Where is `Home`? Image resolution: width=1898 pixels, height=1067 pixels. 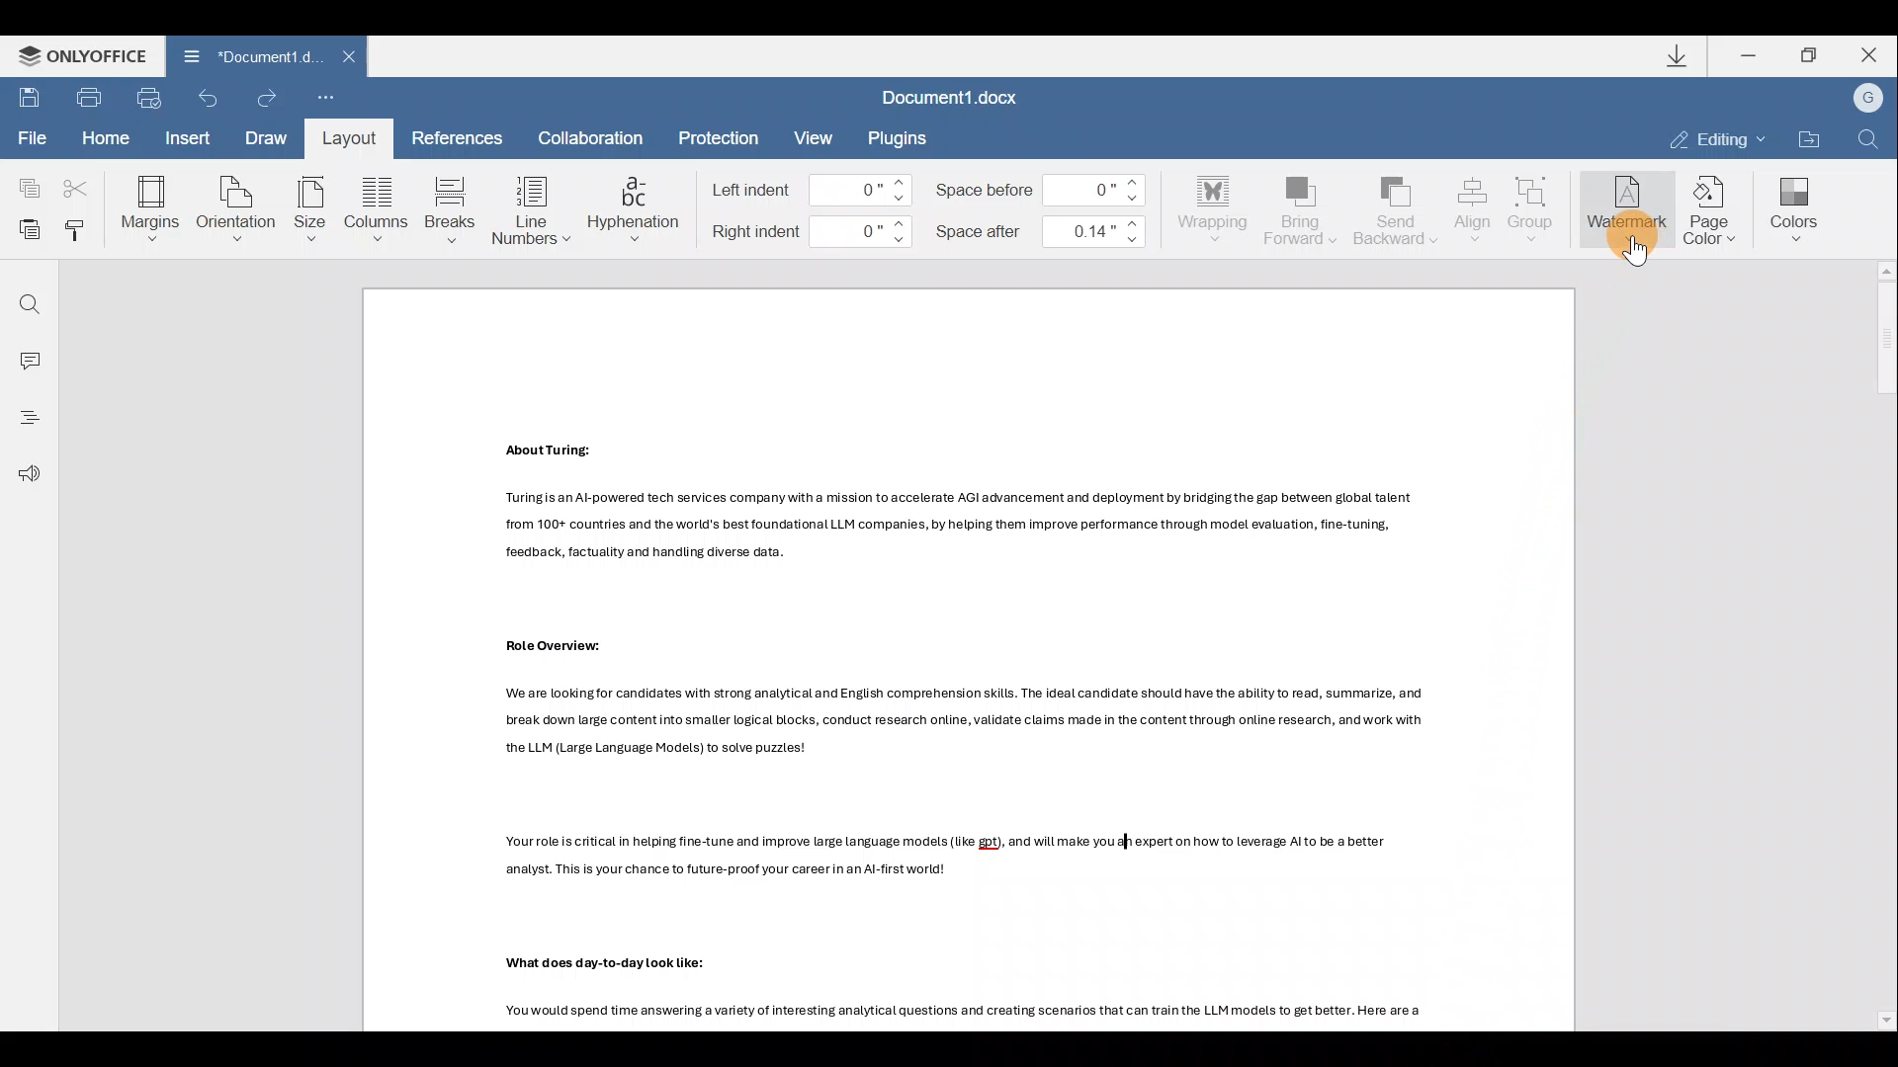
Home is located at coordinates (112, 138).